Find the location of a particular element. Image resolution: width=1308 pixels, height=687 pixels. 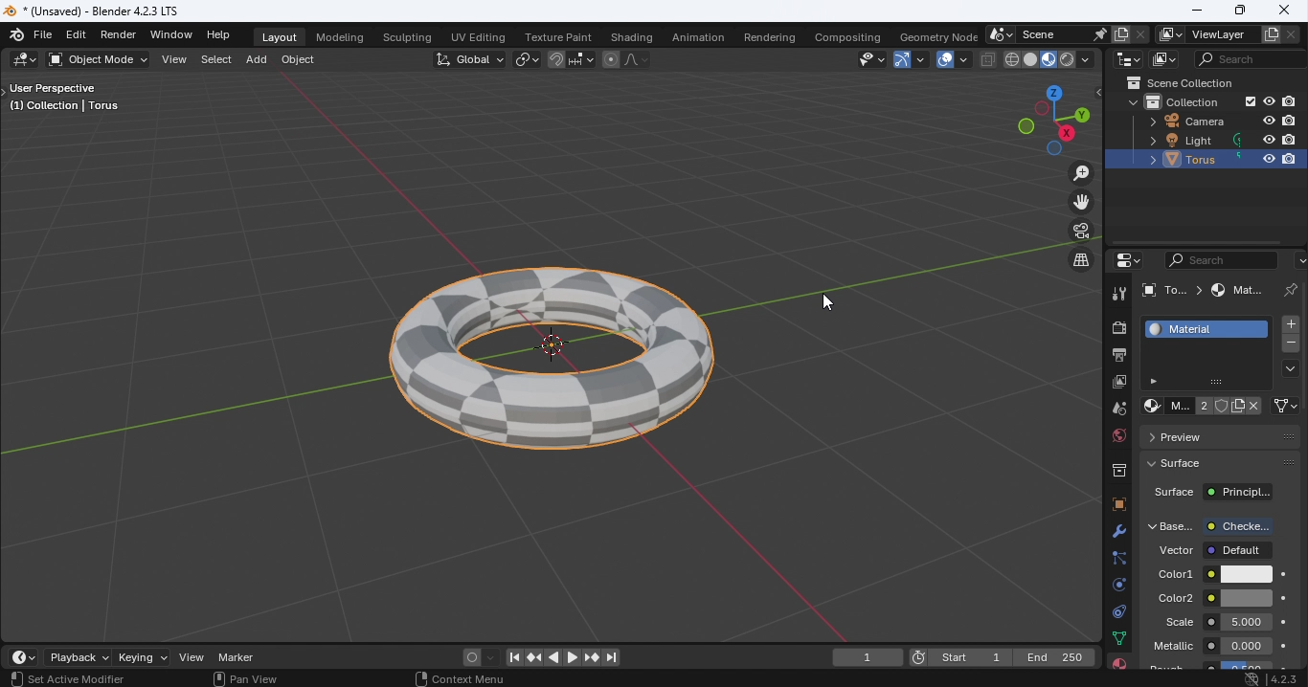

Playback is located at coordinates (78, 657).